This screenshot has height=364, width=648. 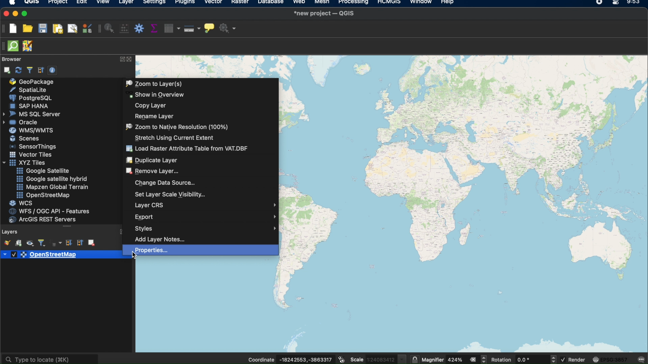 What do you see at coordinates (43, 195) in the screenshot?
I see `open street map` at bounding box center [43, 195].